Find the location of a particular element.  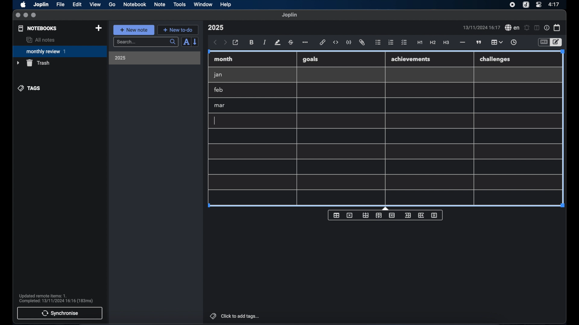

tags is located at coordinates (30, 88).